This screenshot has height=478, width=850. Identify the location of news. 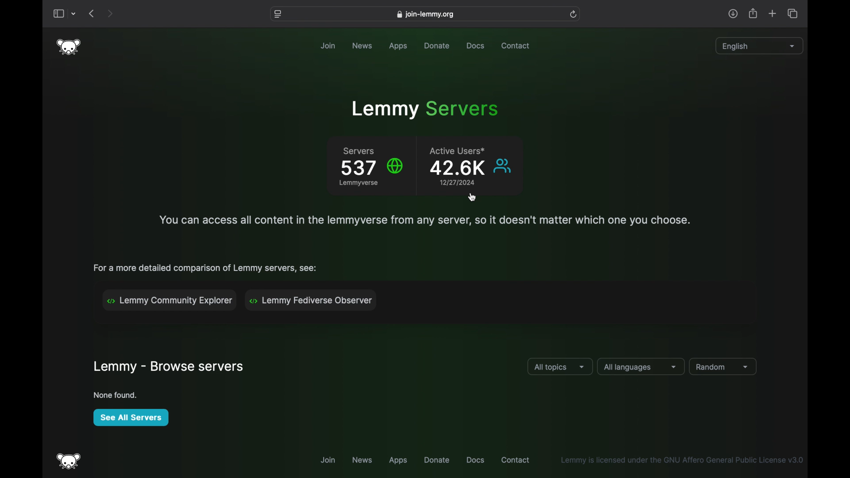
(363, 46).